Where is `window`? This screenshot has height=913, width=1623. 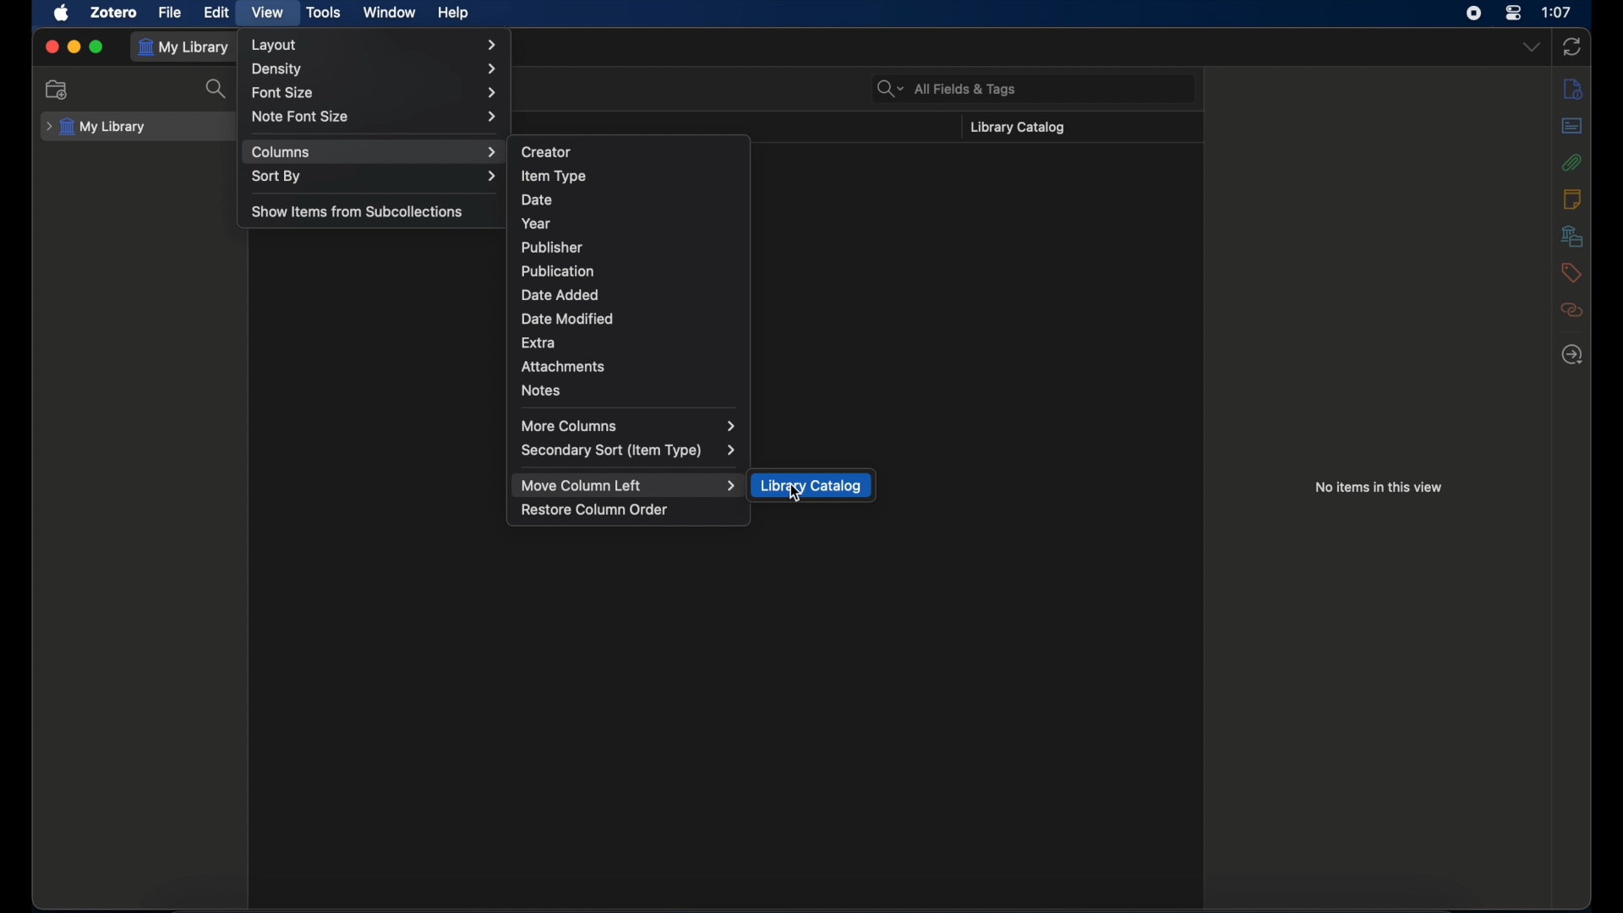
window is located at coordinates (390, 13).